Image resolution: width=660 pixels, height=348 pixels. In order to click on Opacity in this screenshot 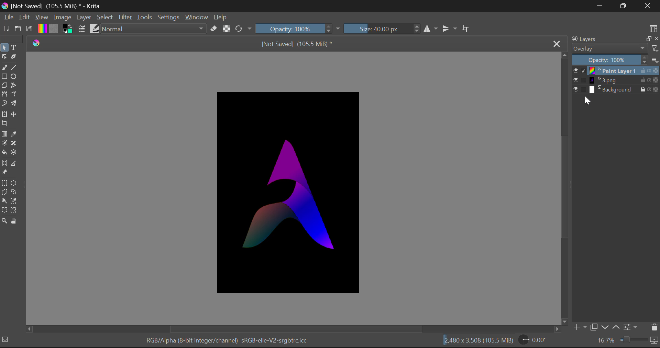, I will do `click(289, 29)`.